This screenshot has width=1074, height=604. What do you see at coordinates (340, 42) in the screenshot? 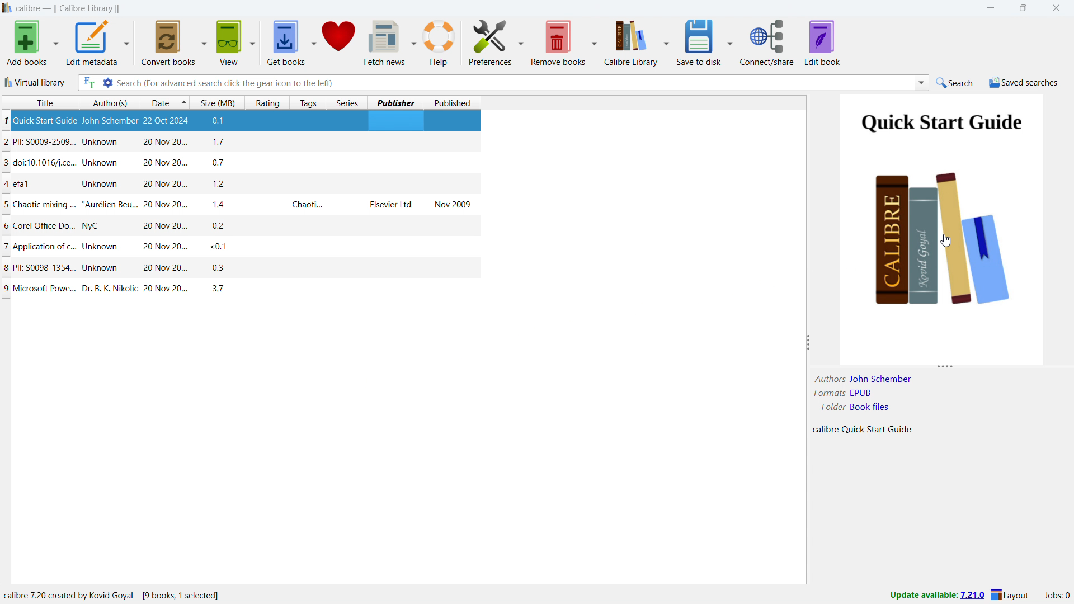
I see `donate to calibre` at bounding box center [340, 42].